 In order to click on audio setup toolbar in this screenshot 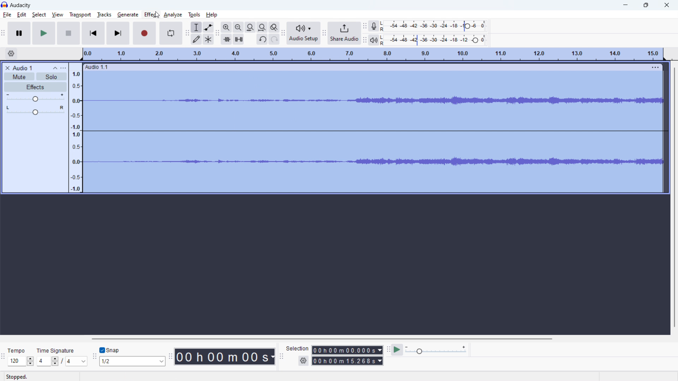, I will do `click(283, 33)`.